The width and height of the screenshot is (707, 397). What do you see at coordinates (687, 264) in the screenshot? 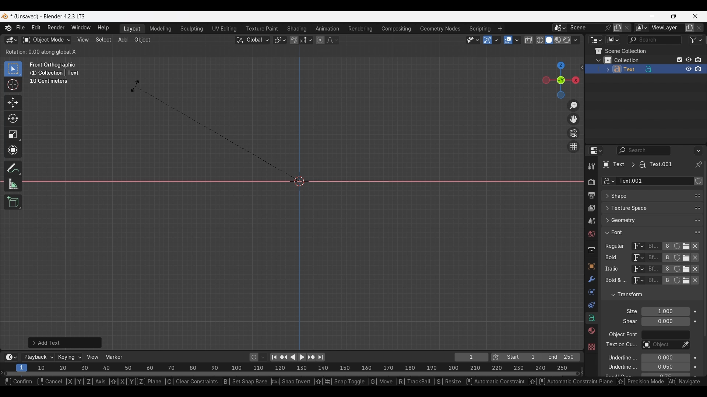
I see `Open Font for respective attribute` at bounding box center [687, 264].